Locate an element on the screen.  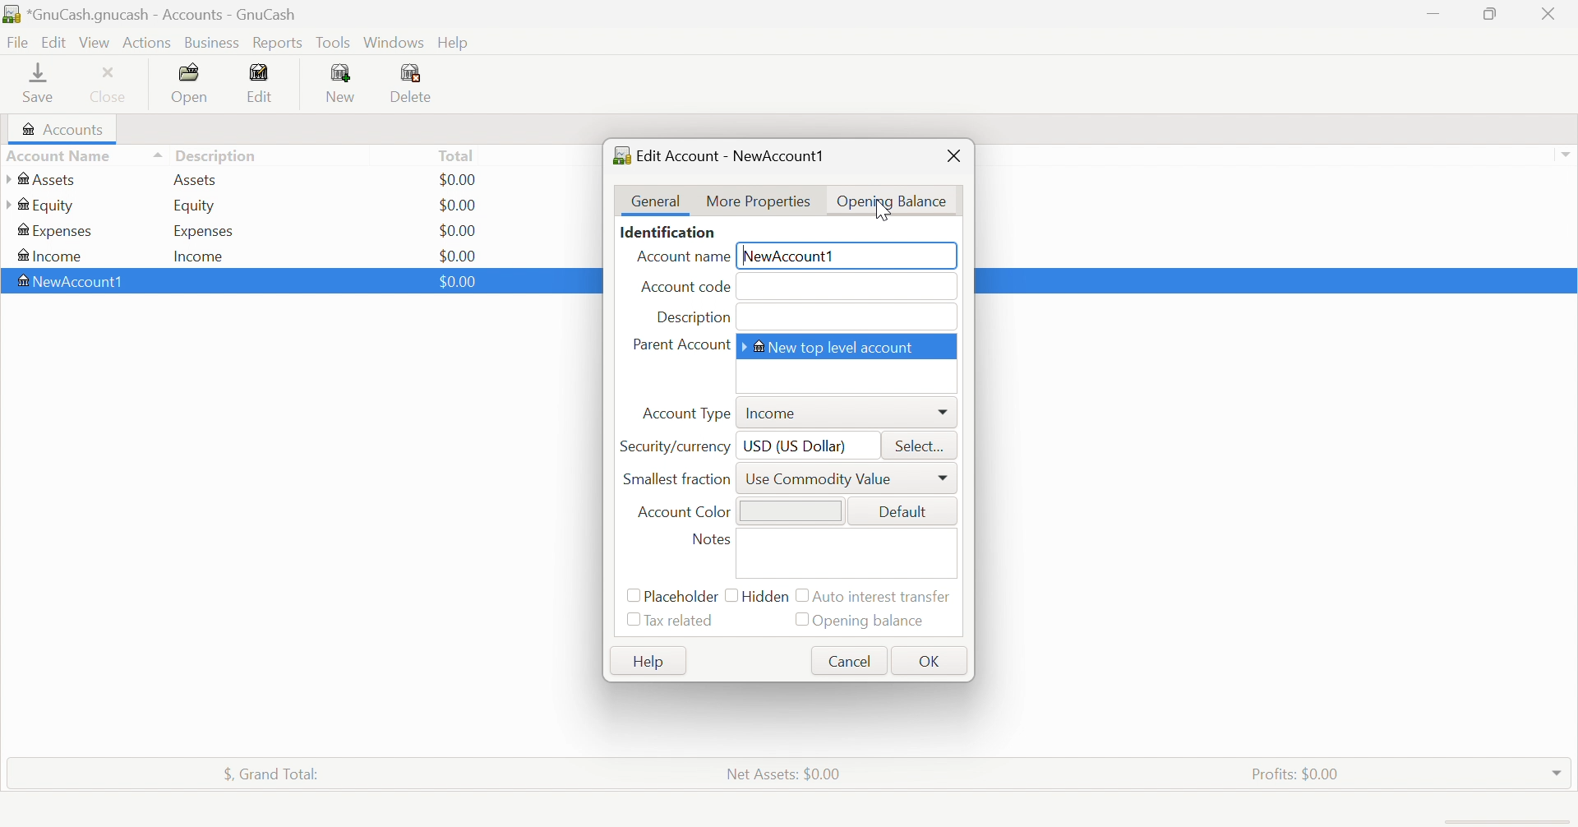
cursor is located at coordinates (885, 213).